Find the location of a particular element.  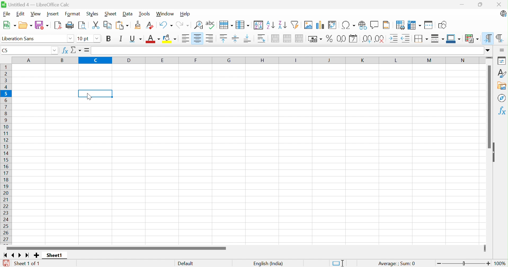

Format as Percent is located at coordinates (328, 39).